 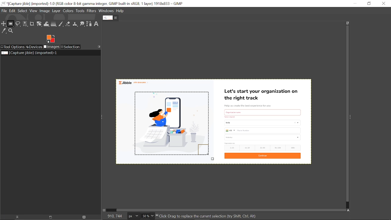 I want to click on Create new display for this image, so click(x=49, y=217).